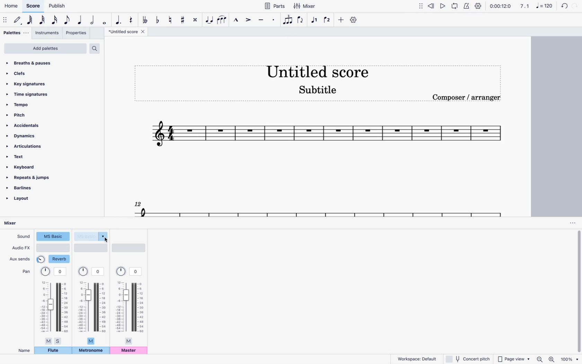 Image resolution: width=582 pixels, height=364 pixels. Describe the element at coordinates (431, 7) in the screenshot. I see `rewind` at that location.